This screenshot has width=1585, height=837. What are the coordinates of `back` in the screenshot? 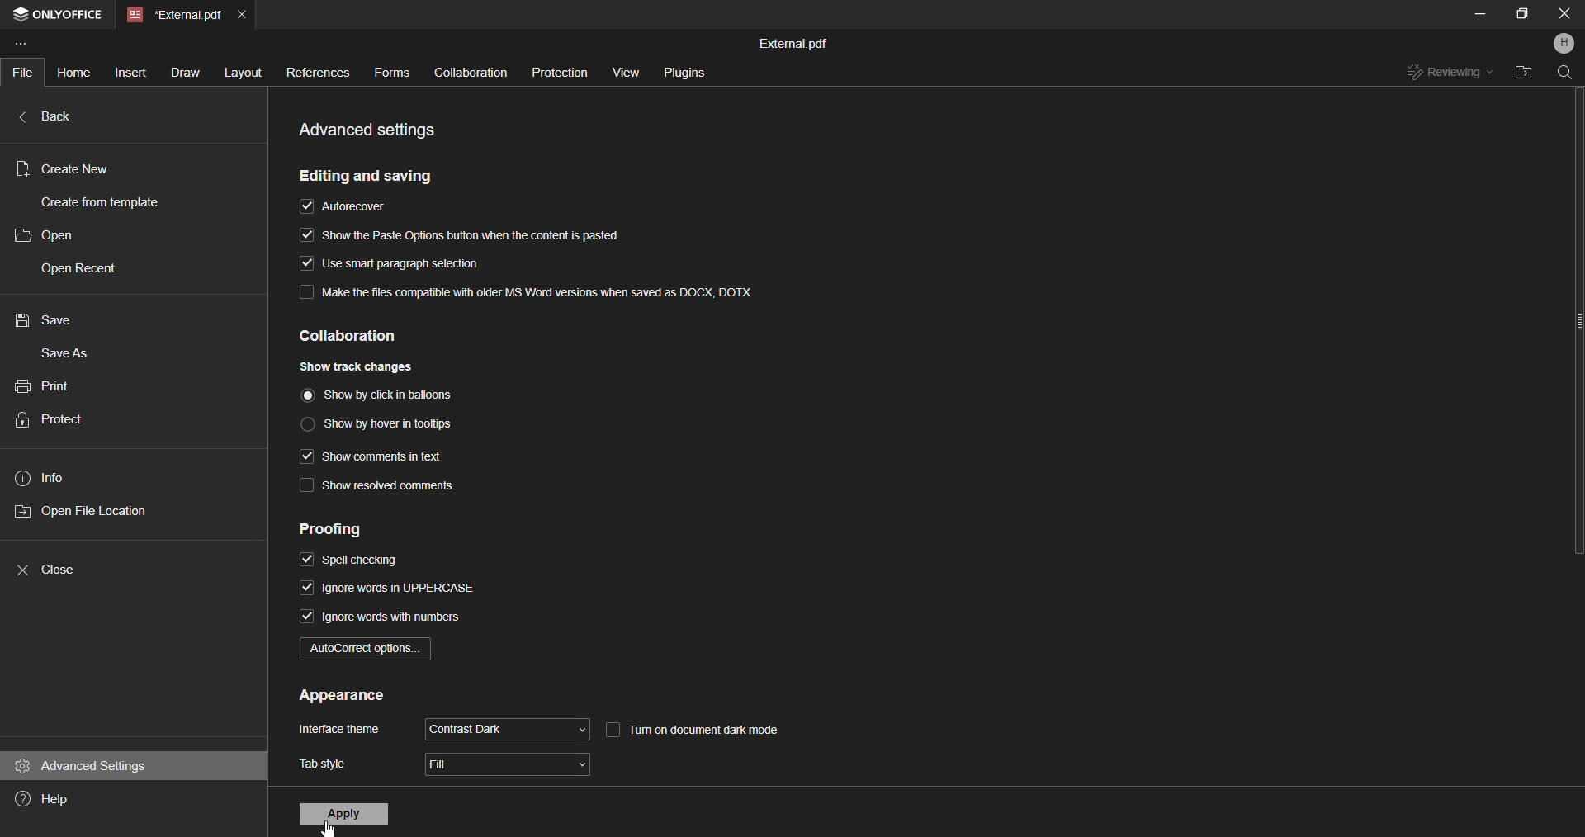 It's located at (64, 118).